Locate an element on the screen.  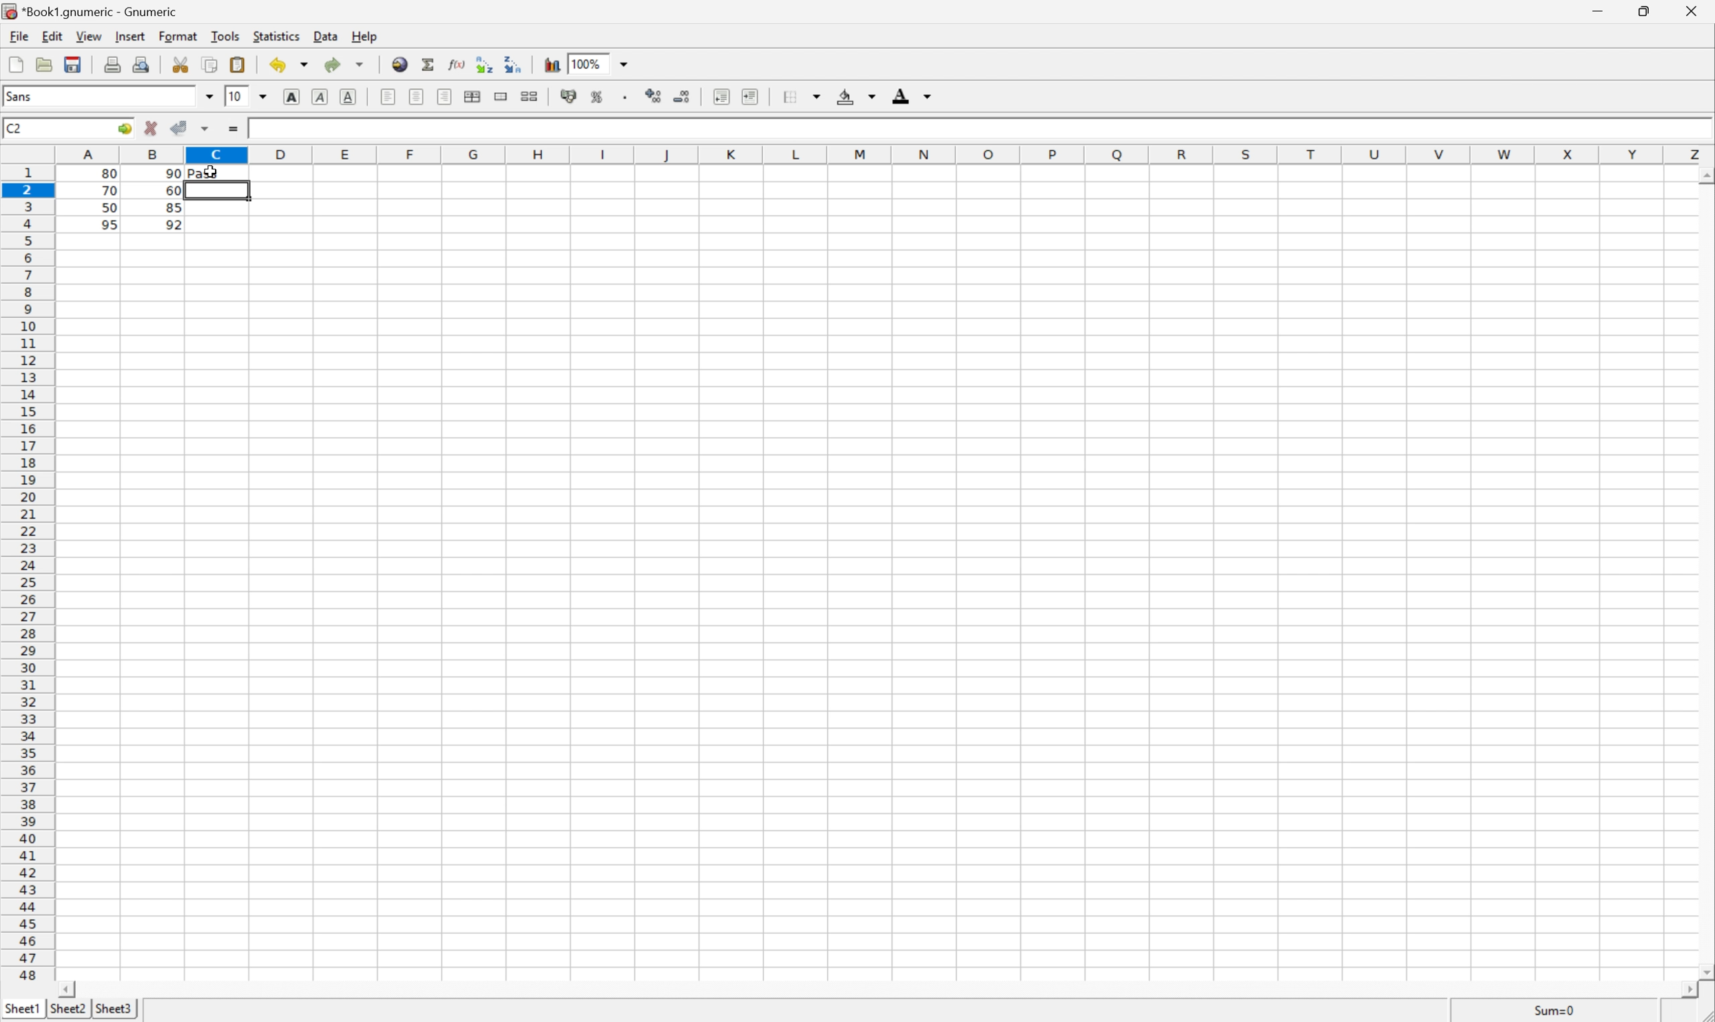
Align left is located at coordinates (446, 96).